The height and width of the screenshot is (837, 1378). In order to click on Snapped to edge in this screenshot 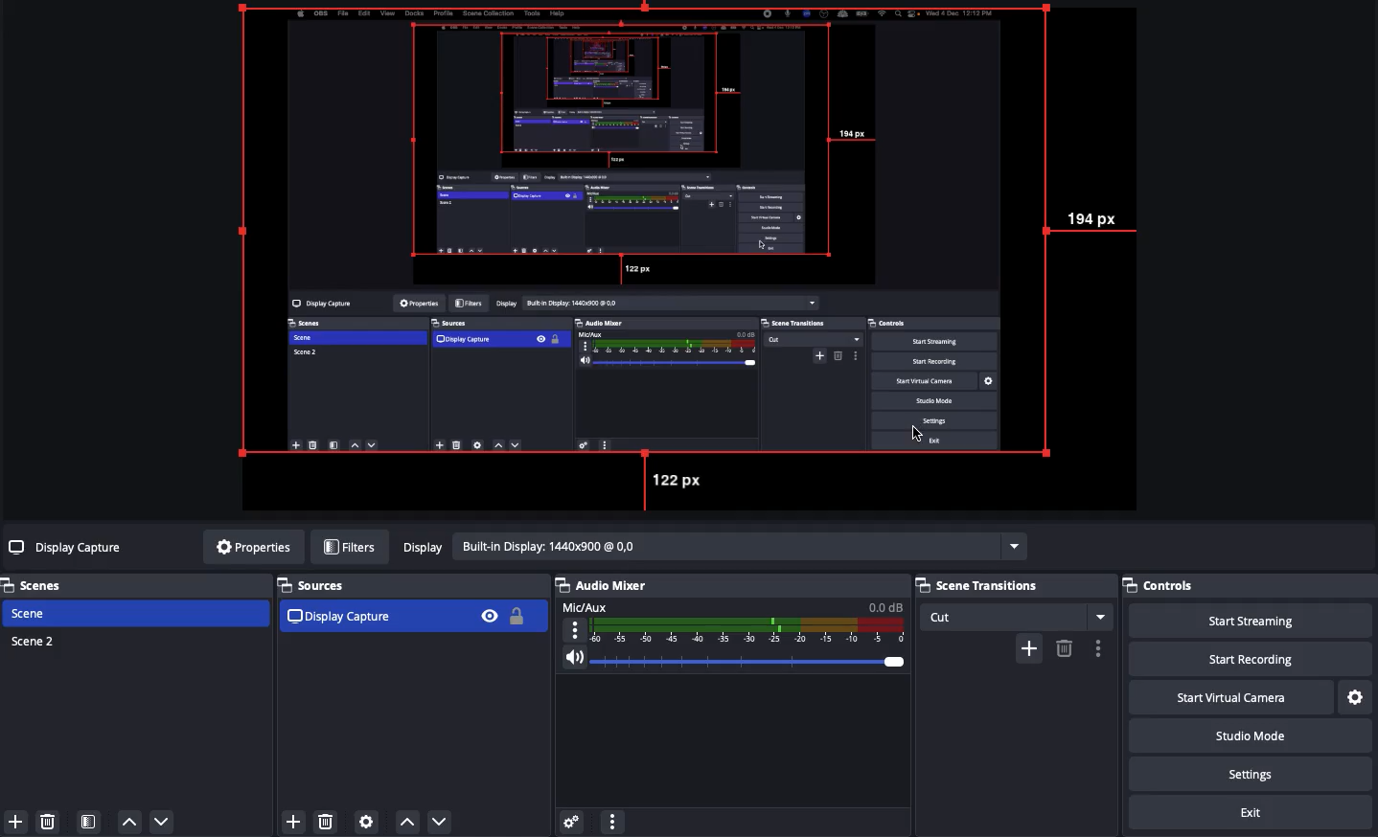, I will do `click(650, 235)`.